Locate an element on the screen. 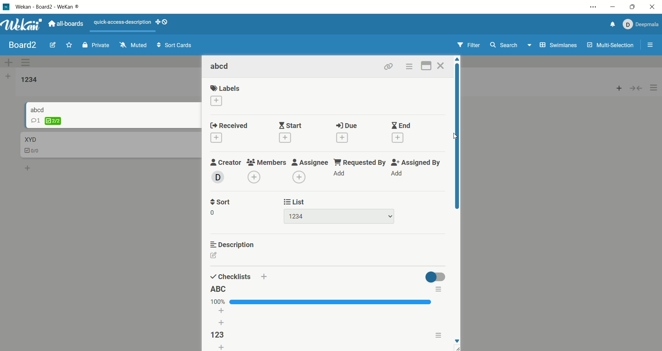 The height and width of the screenshot is (351, 662). add is located at coordinates (398, 138).